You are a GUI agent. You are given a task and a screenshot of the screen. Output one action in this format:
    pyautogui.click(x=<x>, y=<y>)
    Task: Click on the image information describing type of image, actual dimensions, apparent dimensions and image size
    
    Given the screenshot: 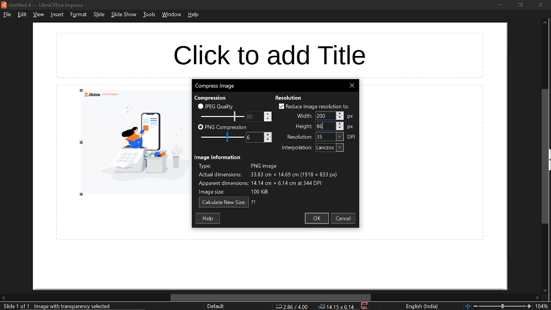 What is the action you would take?
    pyautogui.click(x=273, y=179)
    